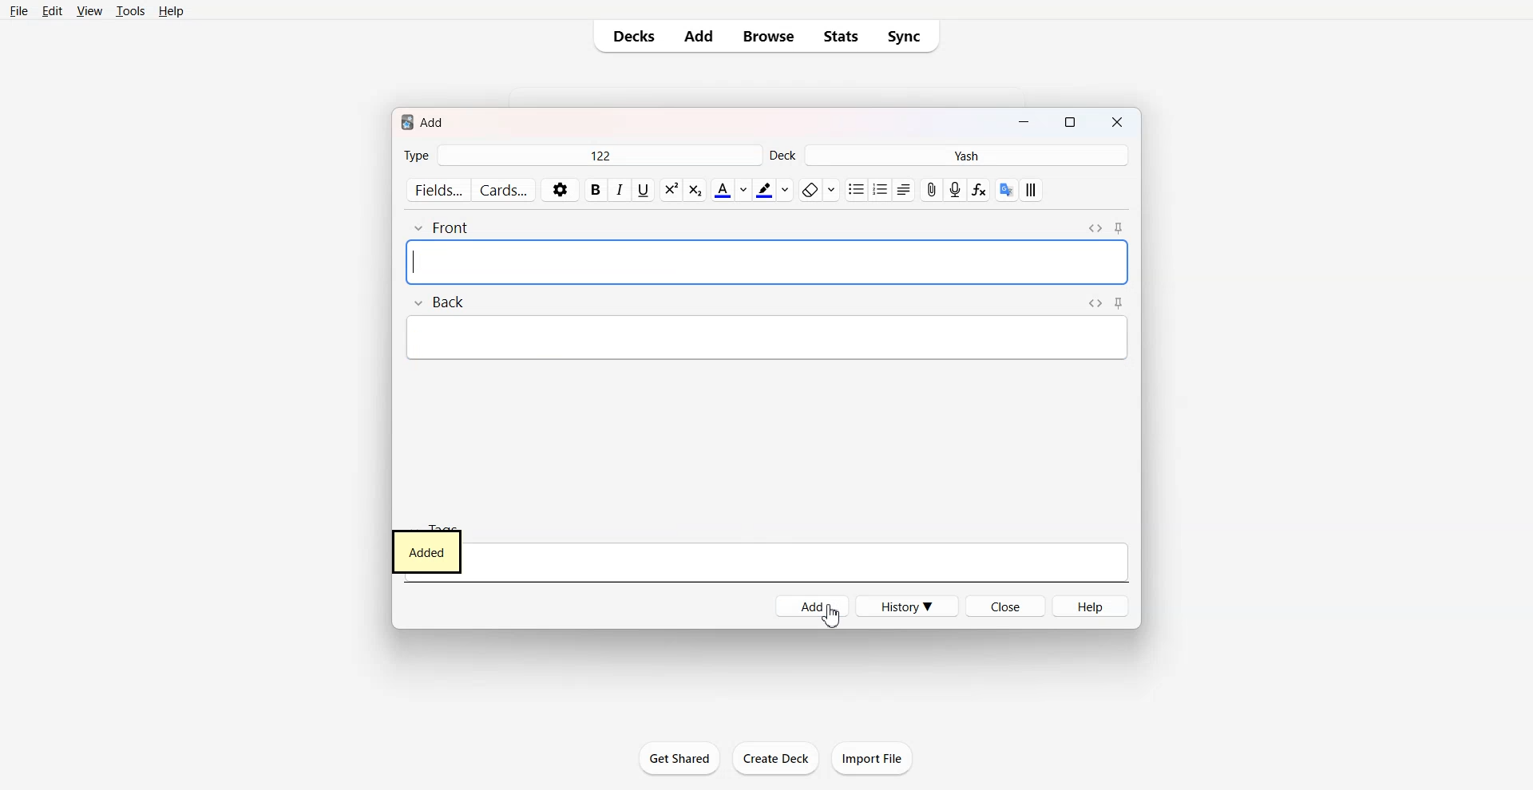 Image resolution: width=1533 pixels, height=790 pixels. What do you see at coordinates (699, 36) in the screenshot?
I see `Add` at bounding box center [699, 36].